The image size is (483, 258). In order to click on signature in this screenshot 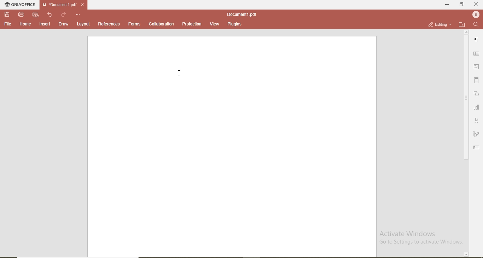, I will do `click(477, 135)`.